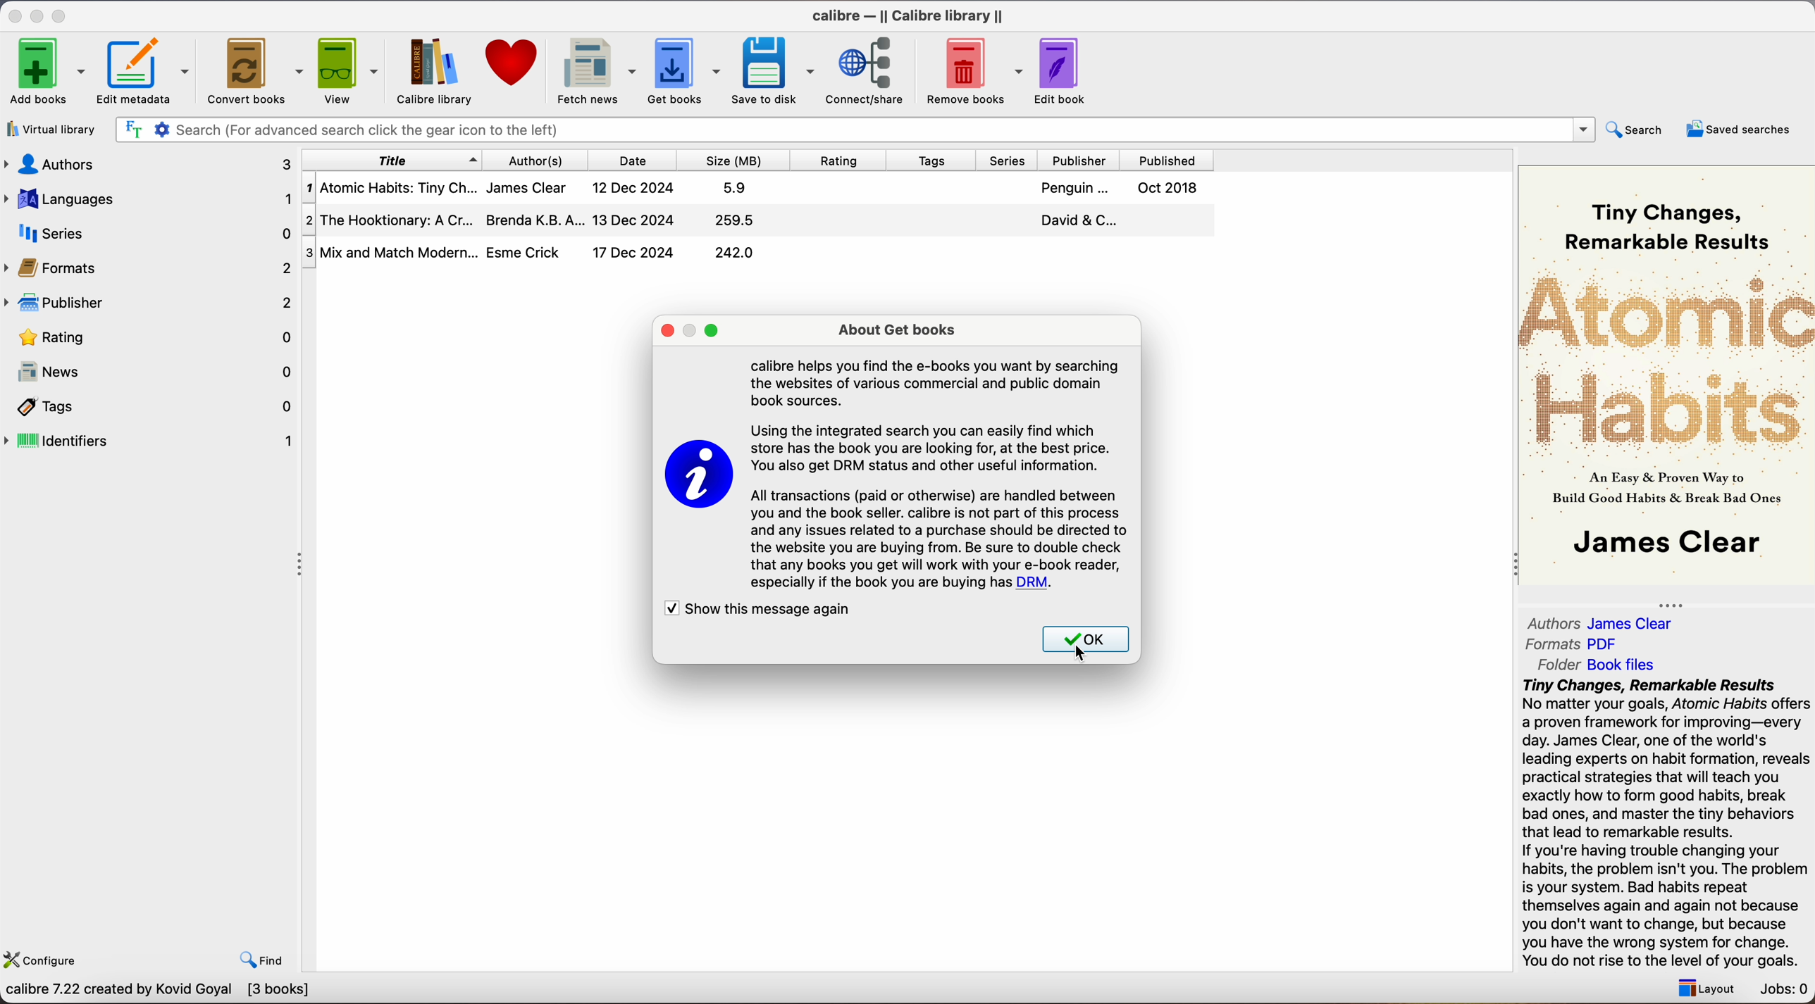 The width and height of the screenshot is (1815, 1004). Describe the element at coordinates (1601, 624) in the screenshot. I see `Authors James Clear` at that location.